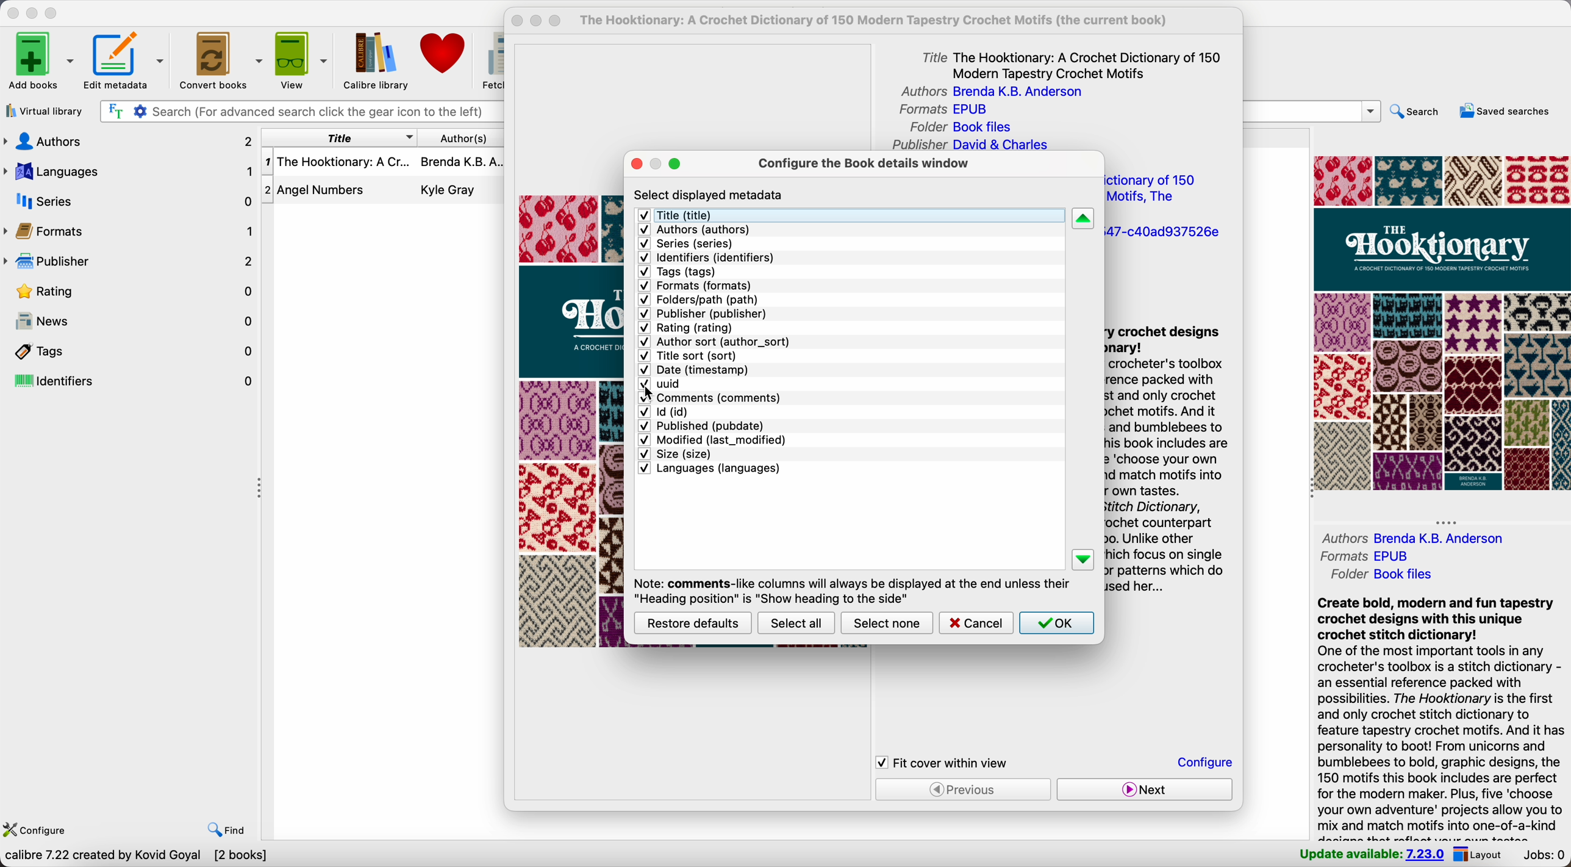  What do you see at coordinates (1073, 63) in the screenshot?
I see `title` at bounding box center [1073, 63].